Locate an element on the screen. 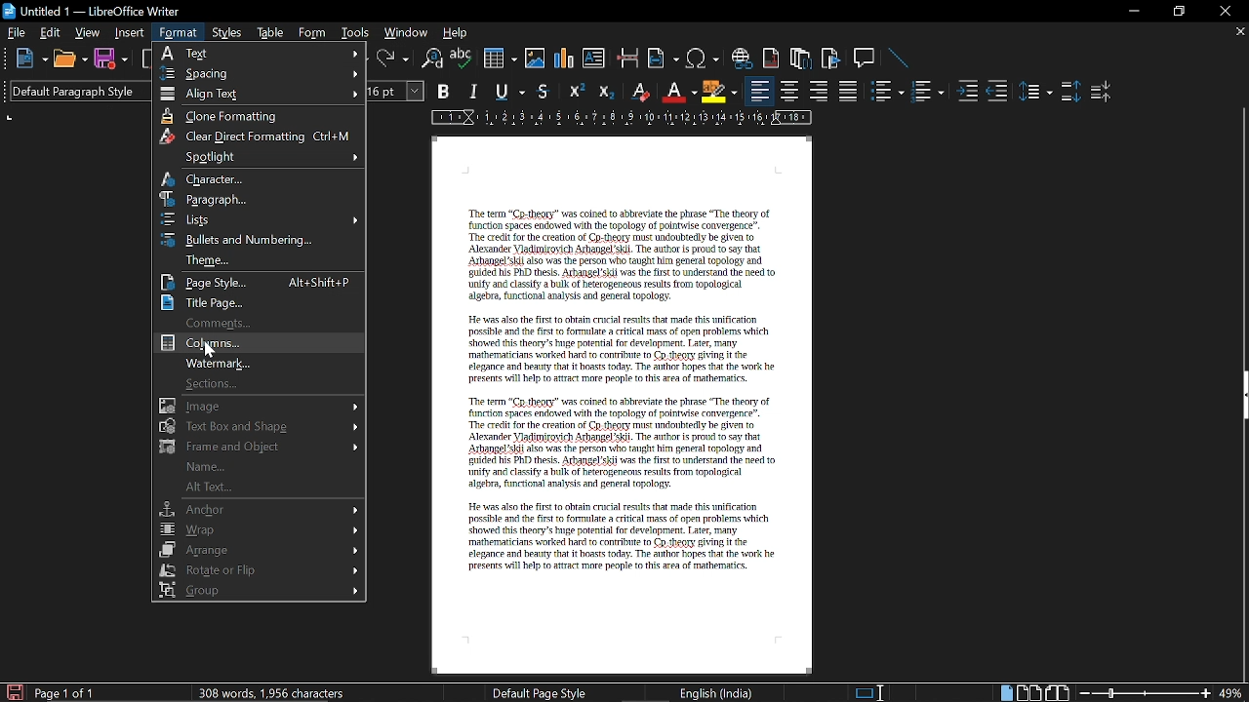 The height and width of the screenshot is (702, 1249). Close is located at coordinates (1227, 13).